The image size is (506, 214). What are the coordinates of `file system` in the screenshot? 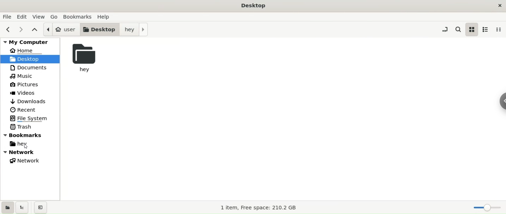 It's located at (30, 119).